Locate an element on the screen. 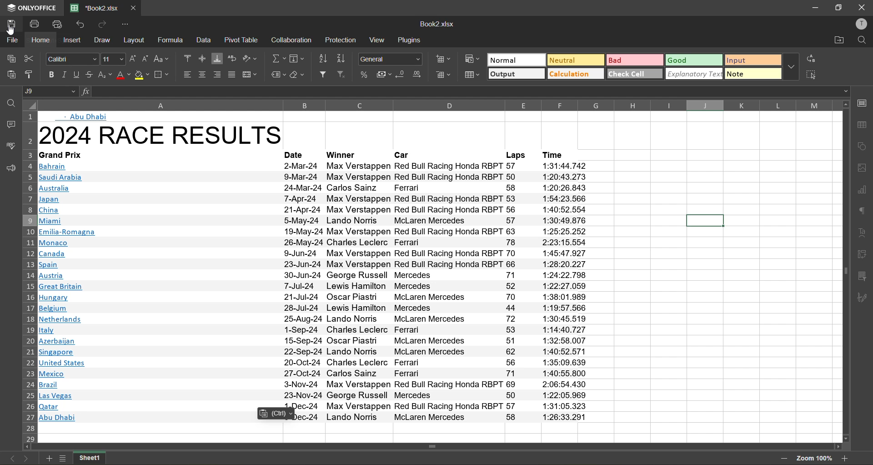  text info is located at coordinates (319, 395).